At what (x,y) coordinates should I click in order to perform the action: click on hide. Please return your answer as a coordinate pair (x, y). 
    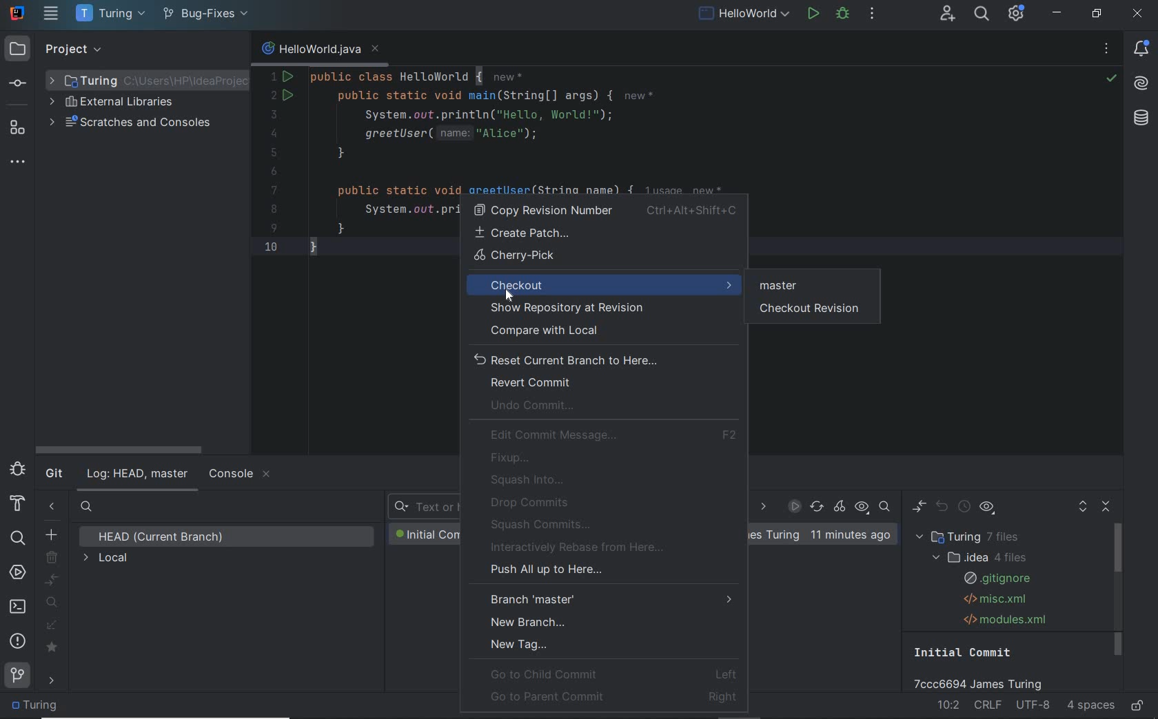
    Looking at the image, I should click on (230, 50).